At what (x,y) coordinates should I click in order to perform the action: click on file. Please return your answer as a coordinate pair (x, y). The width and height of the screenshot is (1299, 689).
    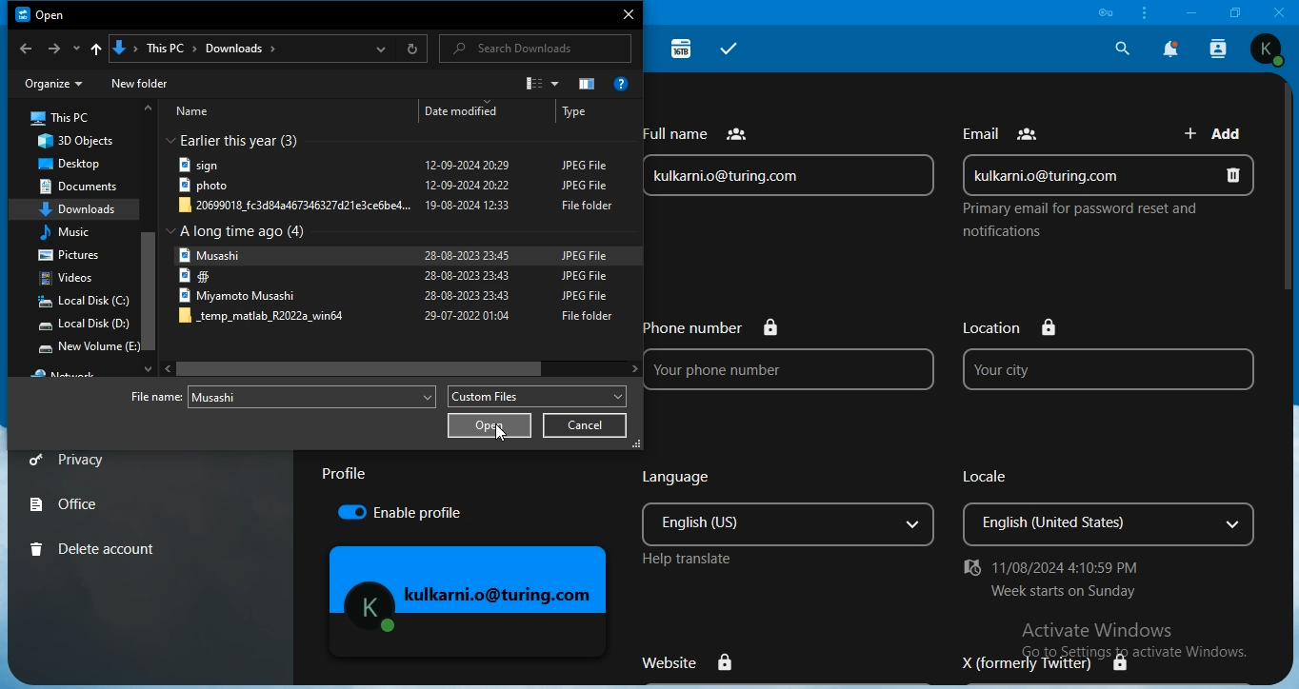
    Looking at the image, I should click on (399, 318).